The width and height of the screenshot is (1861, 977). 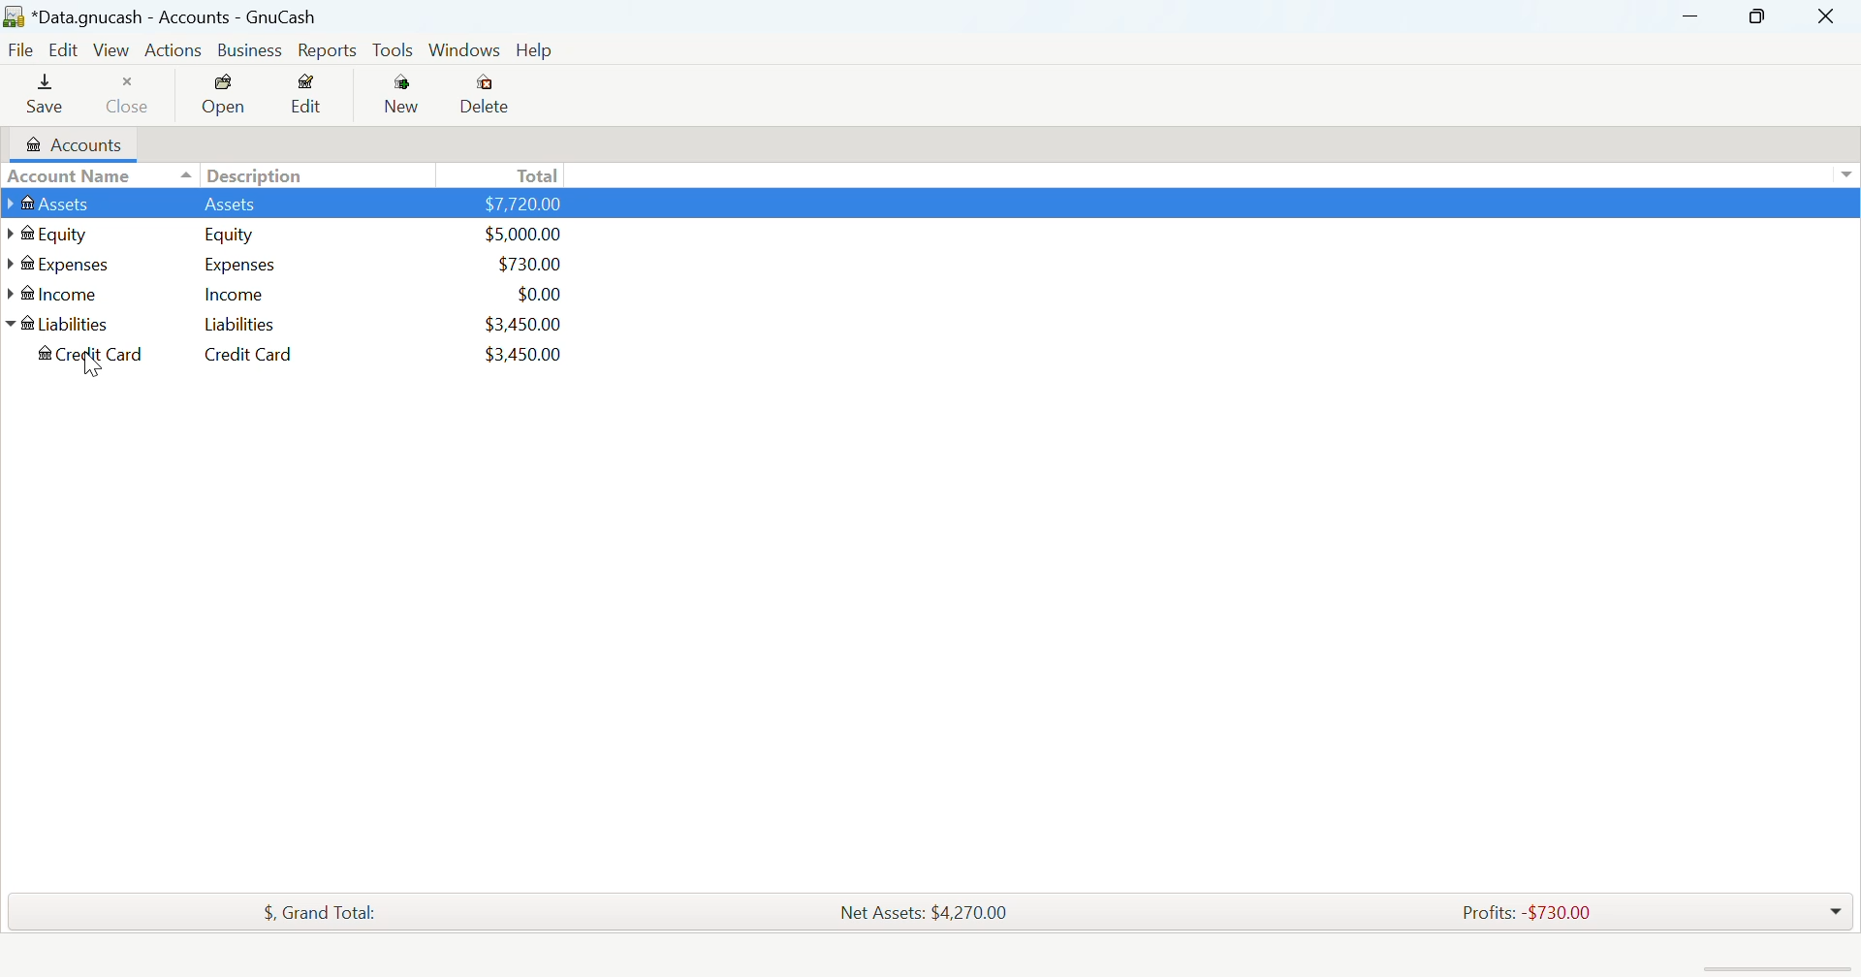 What do you see at coordinates (62, 51) in the screenshot?
I see `Edit` at bounding box center [62, 51].